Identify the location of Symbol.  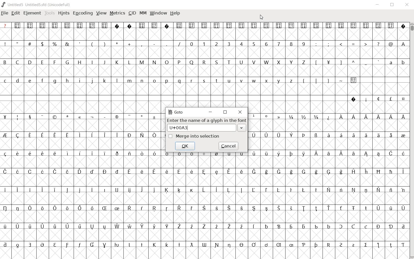
(104, 135).